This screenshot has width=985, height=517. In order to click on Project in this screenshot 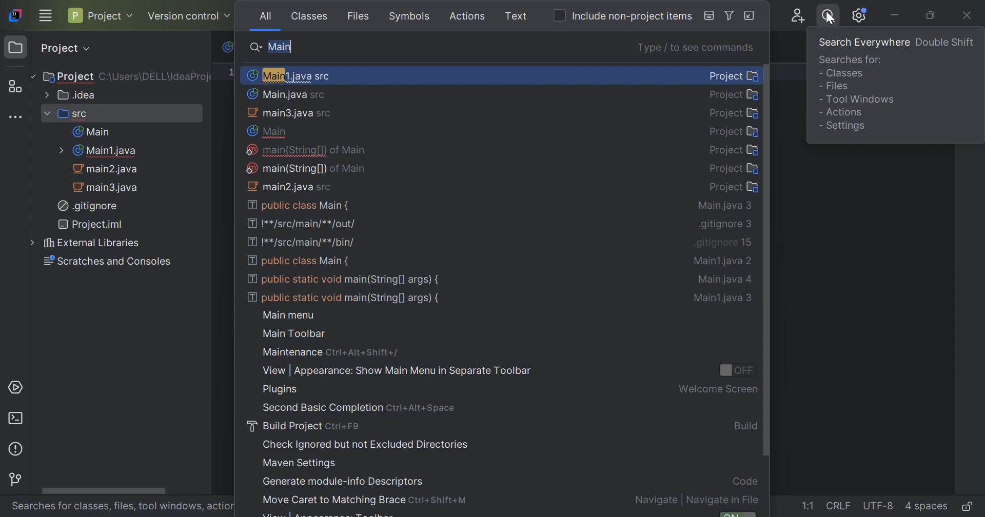, I will do `click(102, 16)`.